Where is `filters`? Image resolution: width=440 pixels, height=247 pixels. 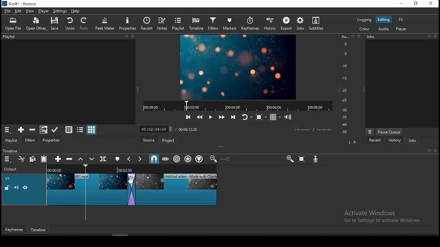
filters is located at coordinates (31, 139).